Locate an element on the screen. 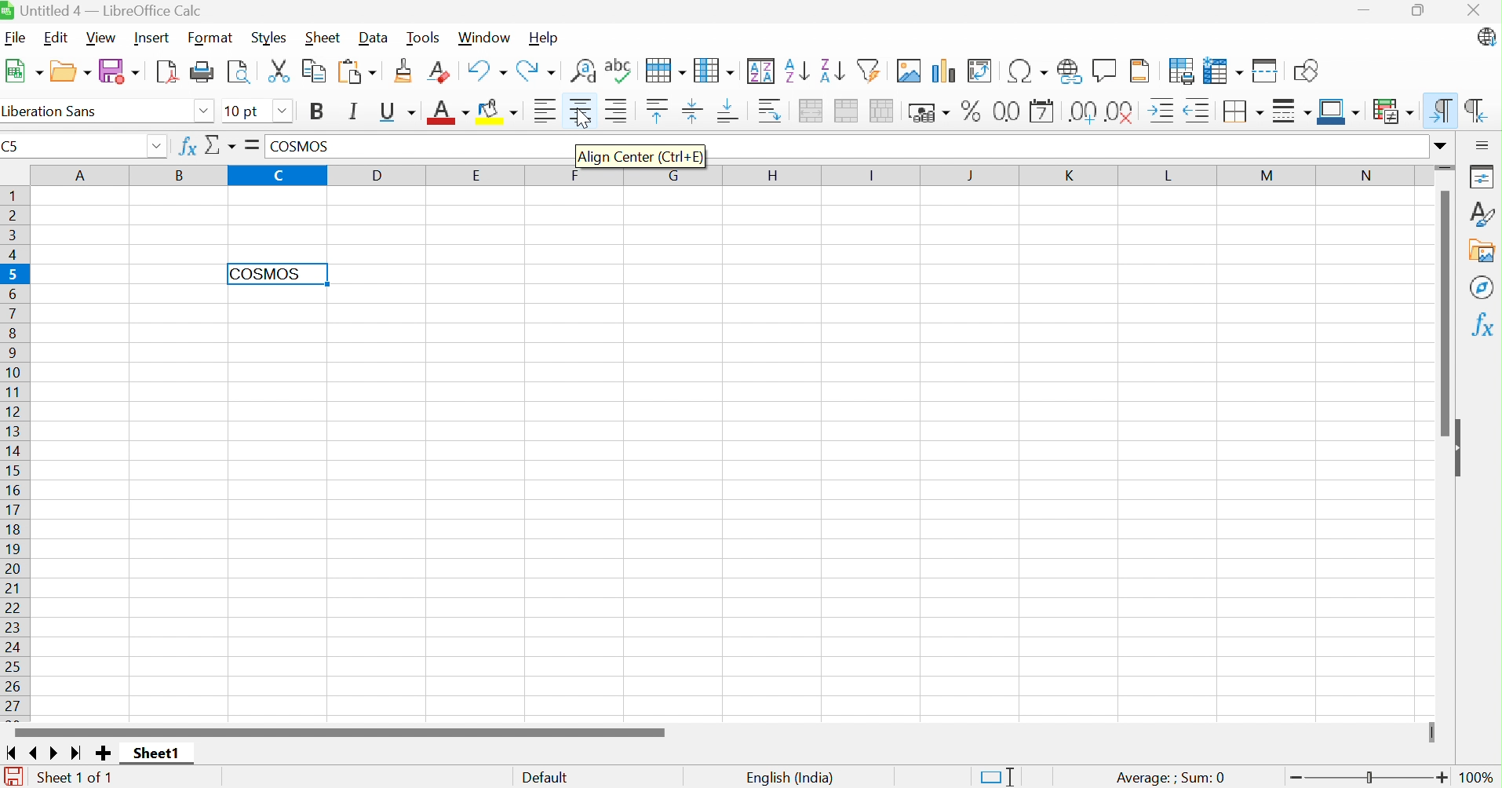 The image size is (1502, 788). Column is located at coordinates (716, 71).